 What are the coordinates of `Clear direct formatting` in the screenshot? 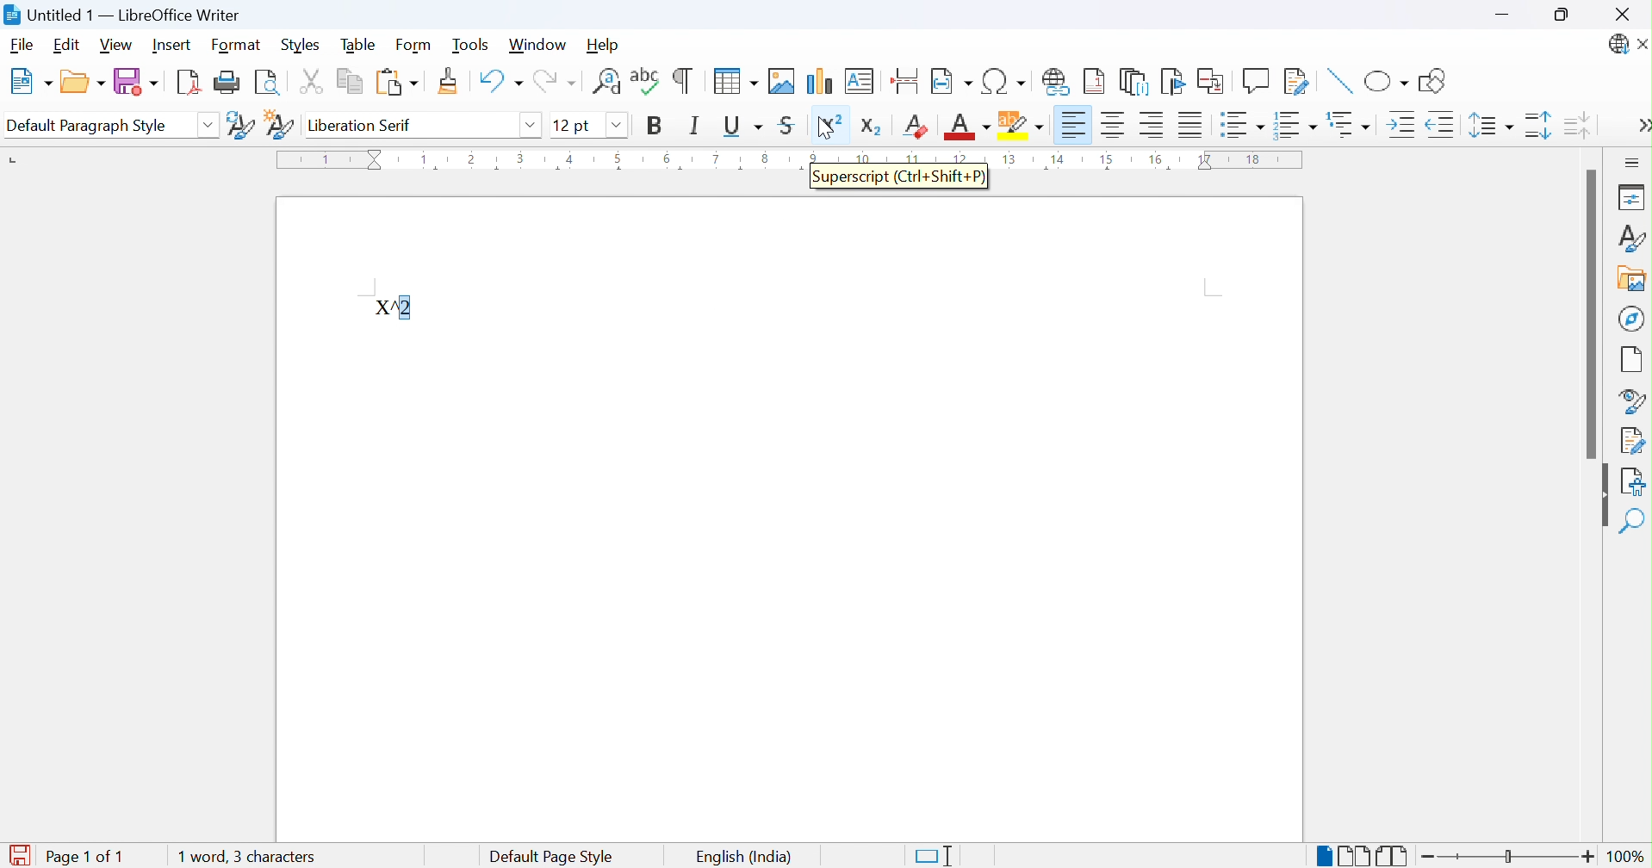 It's located at (914, 126).